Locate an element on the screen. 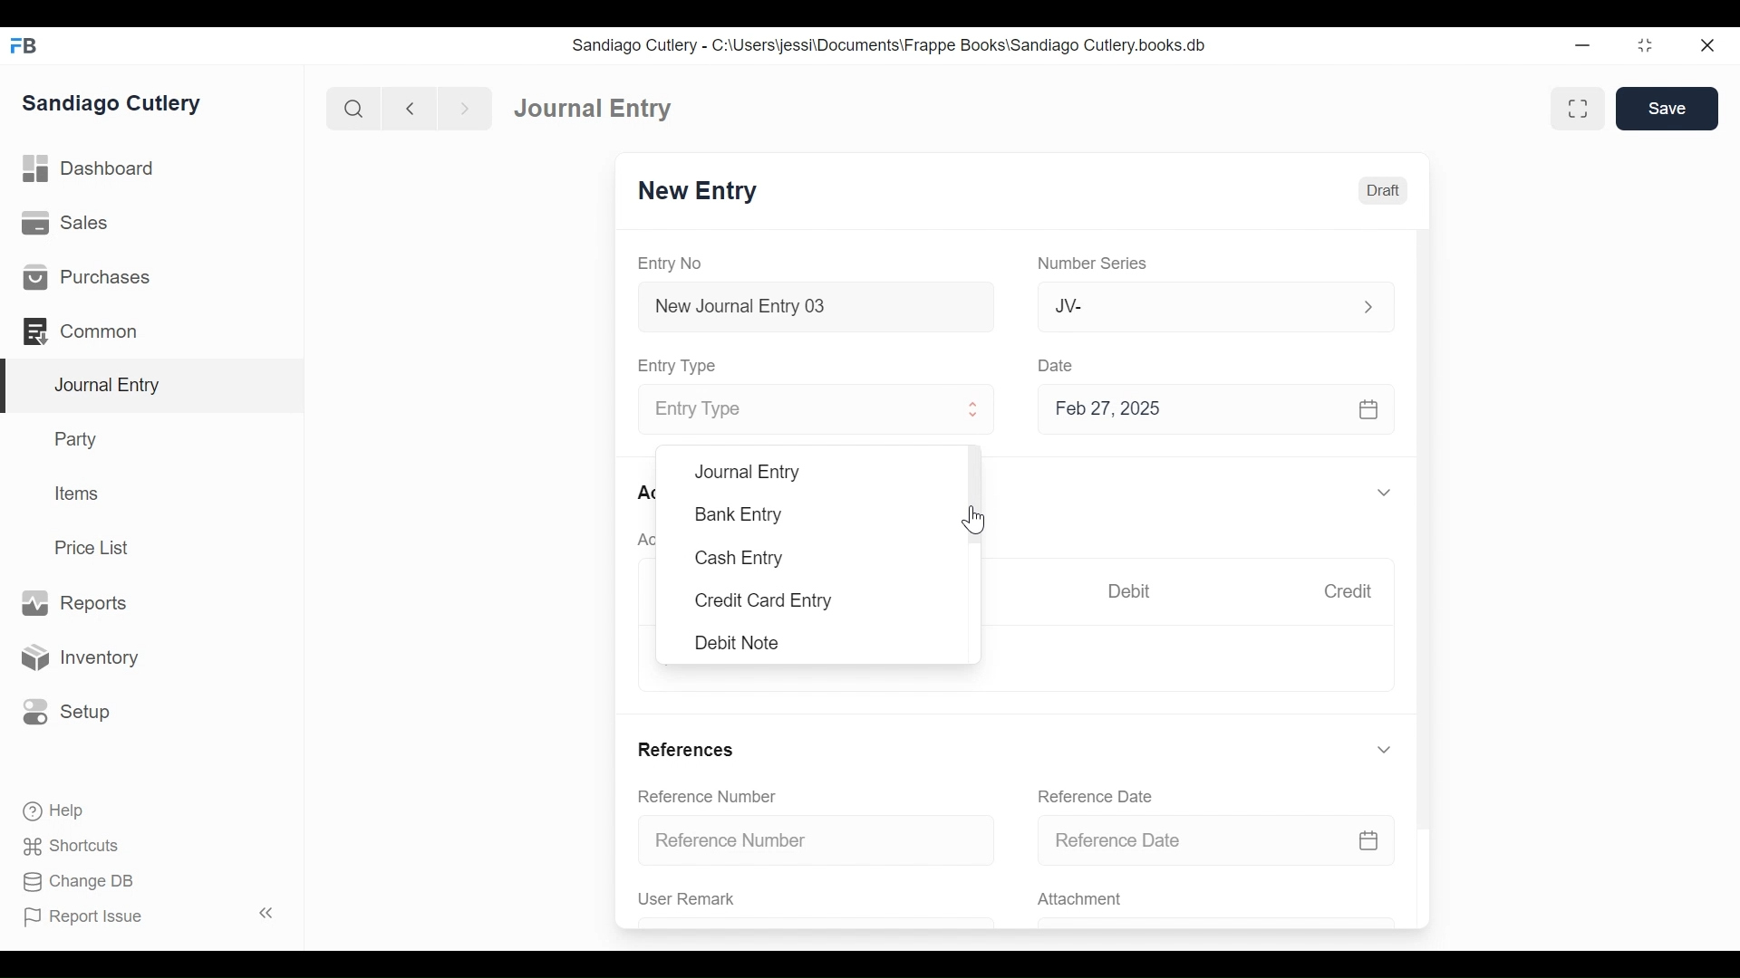 The image size is (1740, 978). New Entry is located at coordinates (699, 192).